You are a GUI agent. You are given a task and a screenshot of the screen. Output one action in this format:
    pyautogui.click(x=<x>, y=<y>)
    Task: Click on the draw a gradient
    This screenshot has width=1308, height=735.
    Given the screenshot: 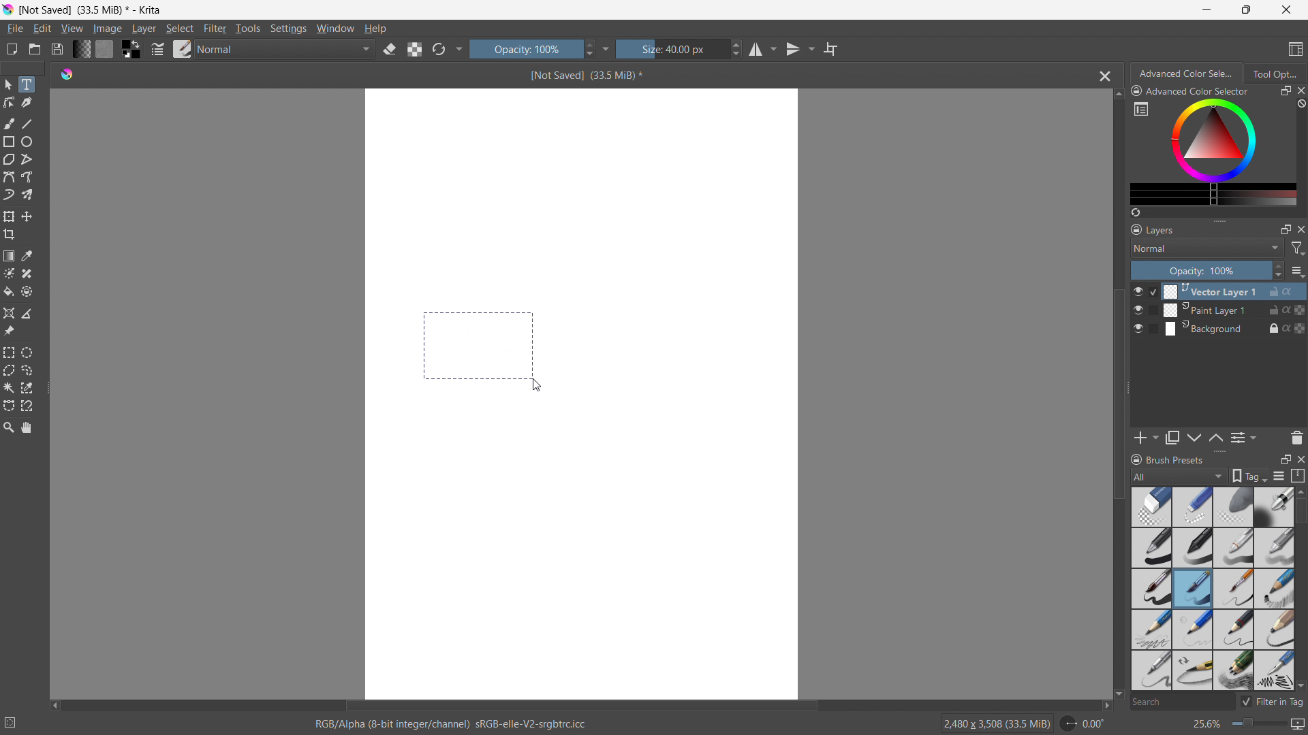 What is the action you would take?
    pyautogui.click(x=9, y=256)
    